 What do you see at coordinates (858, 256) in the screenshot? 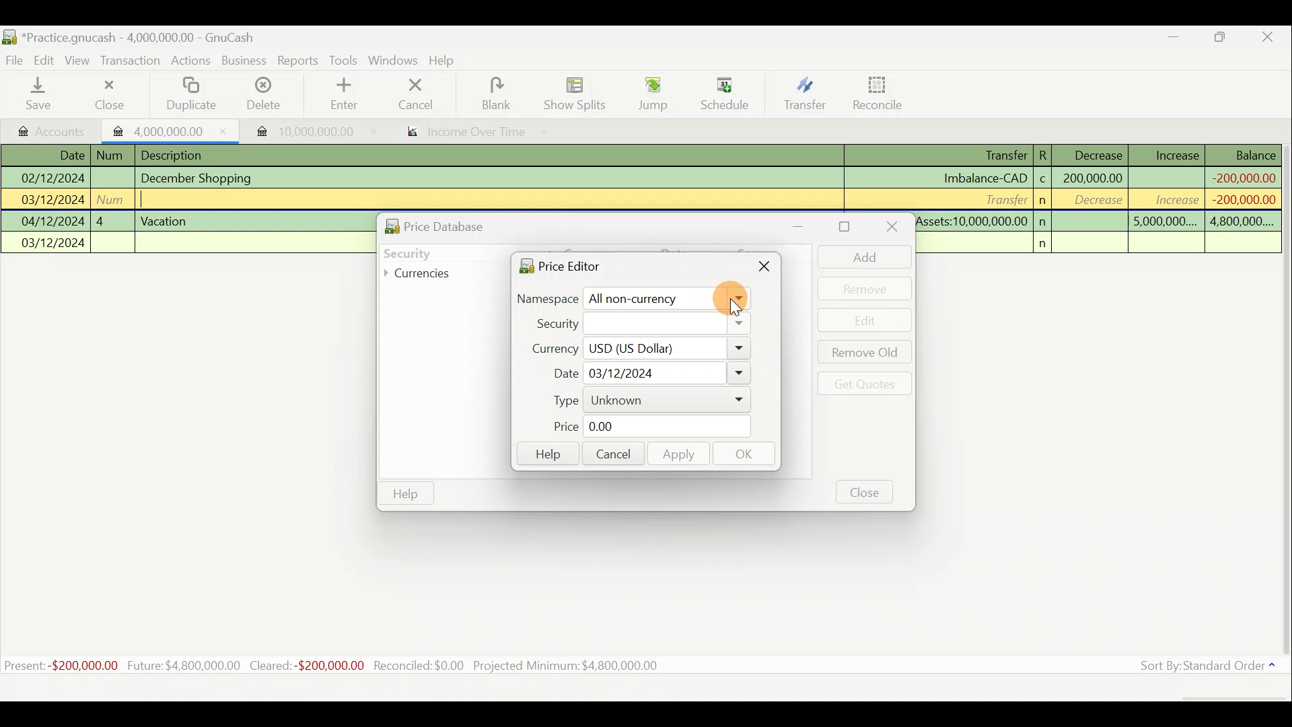
I see `Add` at bounding box center [858, 256].